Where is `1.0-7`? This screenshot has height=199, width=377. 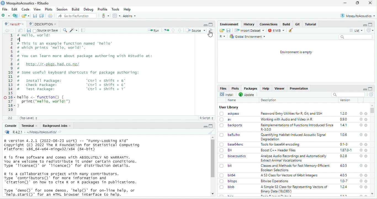 1.0-7 is located at coordinates (344, 181).